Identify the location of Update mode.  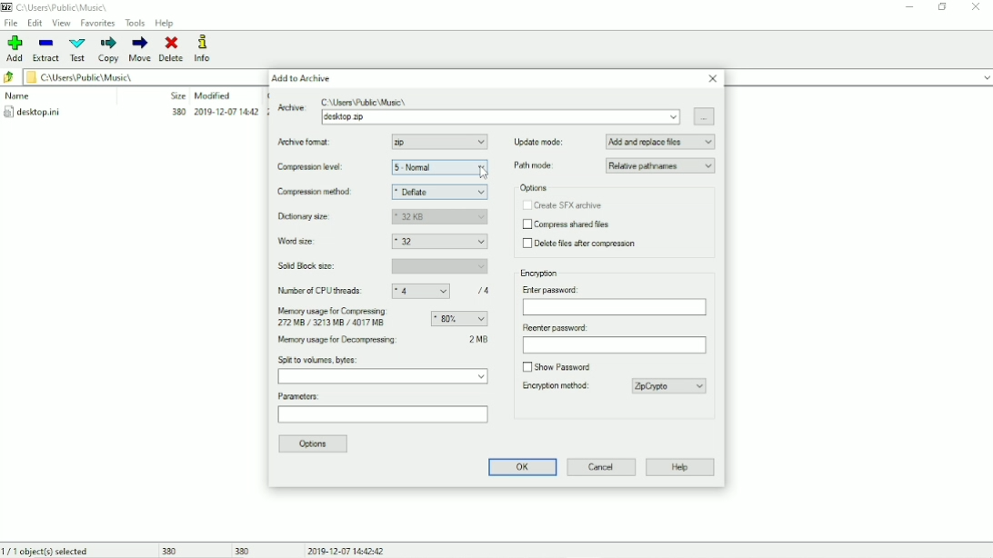
(615, 141).